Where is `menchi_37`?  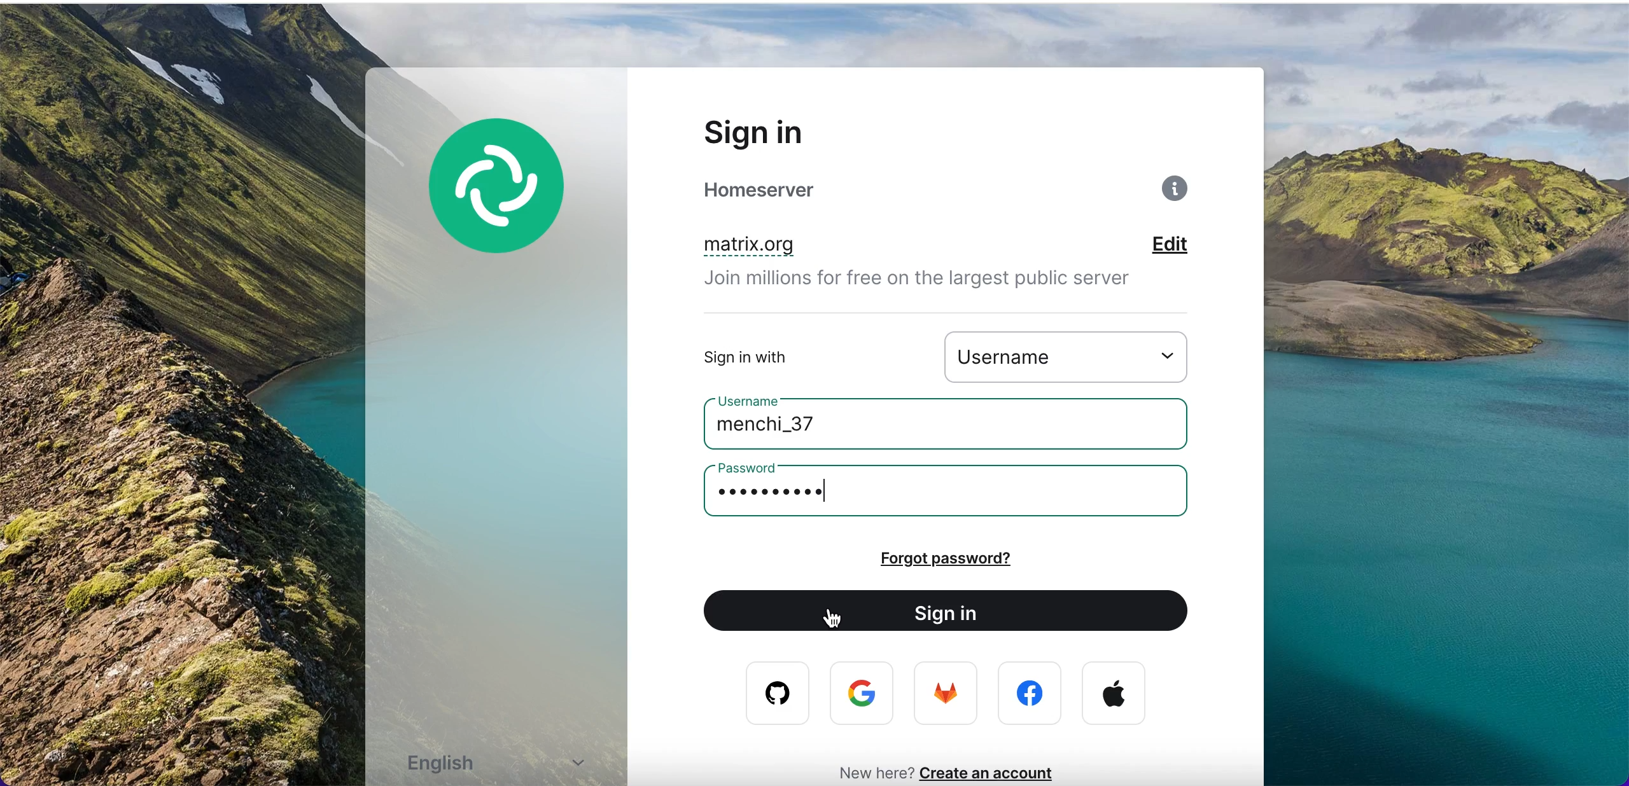
menchi_37 is located at coordinates (795, 428).